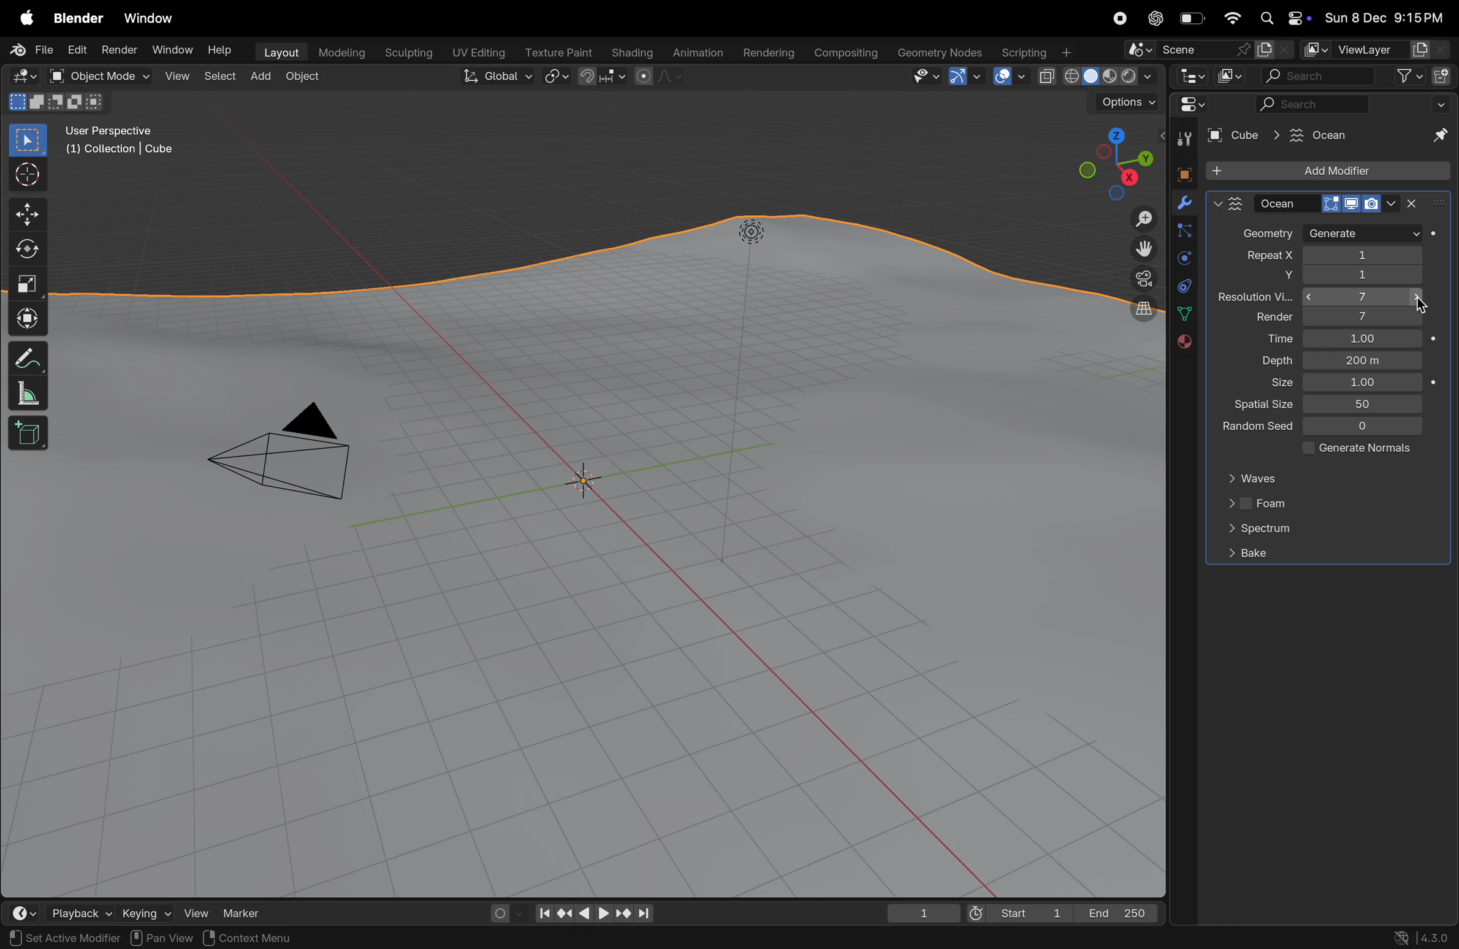 This screenshot has width=1459, height=949. What do you see at coordinates (502, 910) in the screenshot?
I see `auto keying` at bounding box center [502, 910].